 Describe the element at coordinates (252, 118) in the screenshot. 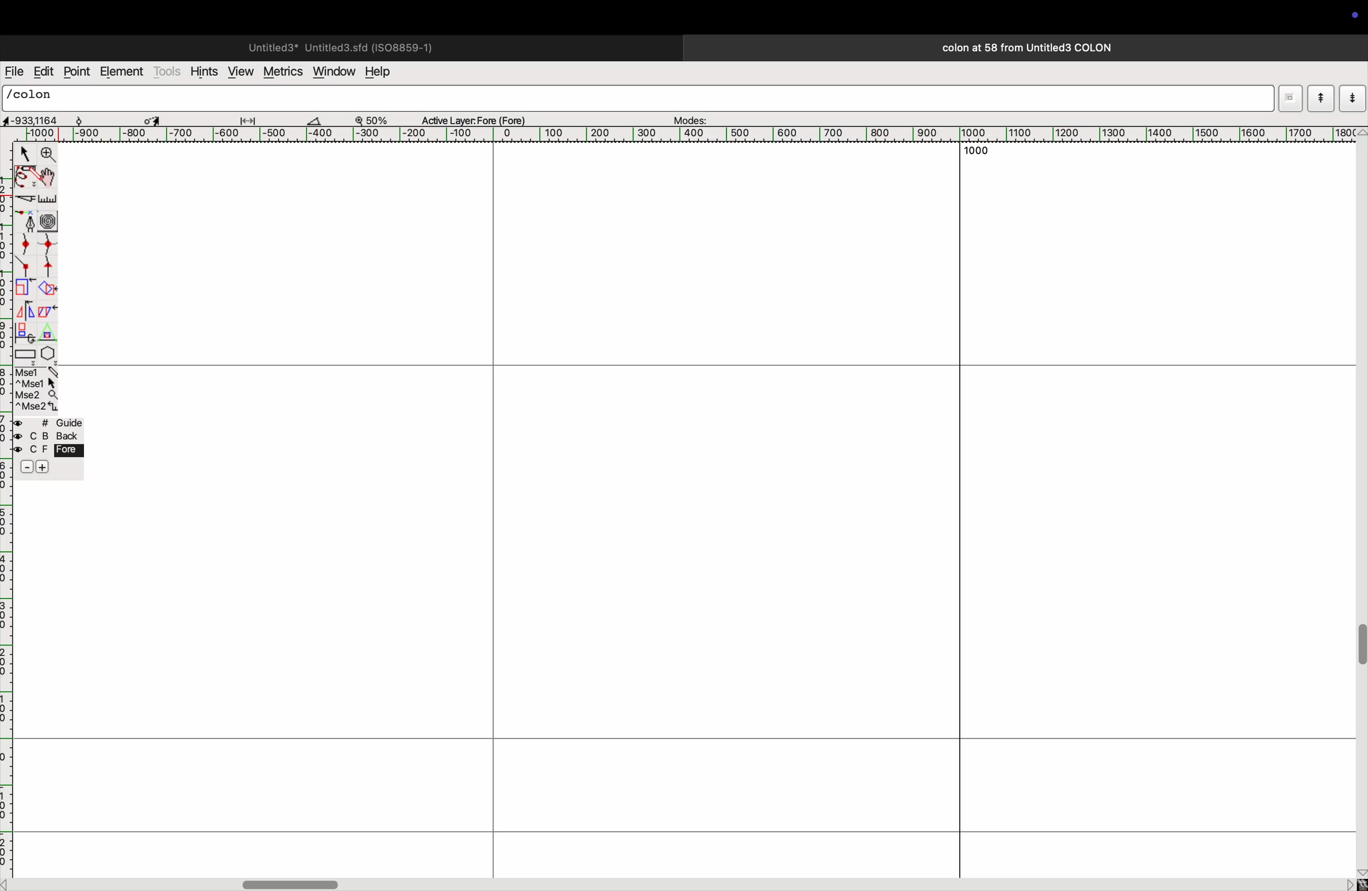

I see `adjust` at that location.